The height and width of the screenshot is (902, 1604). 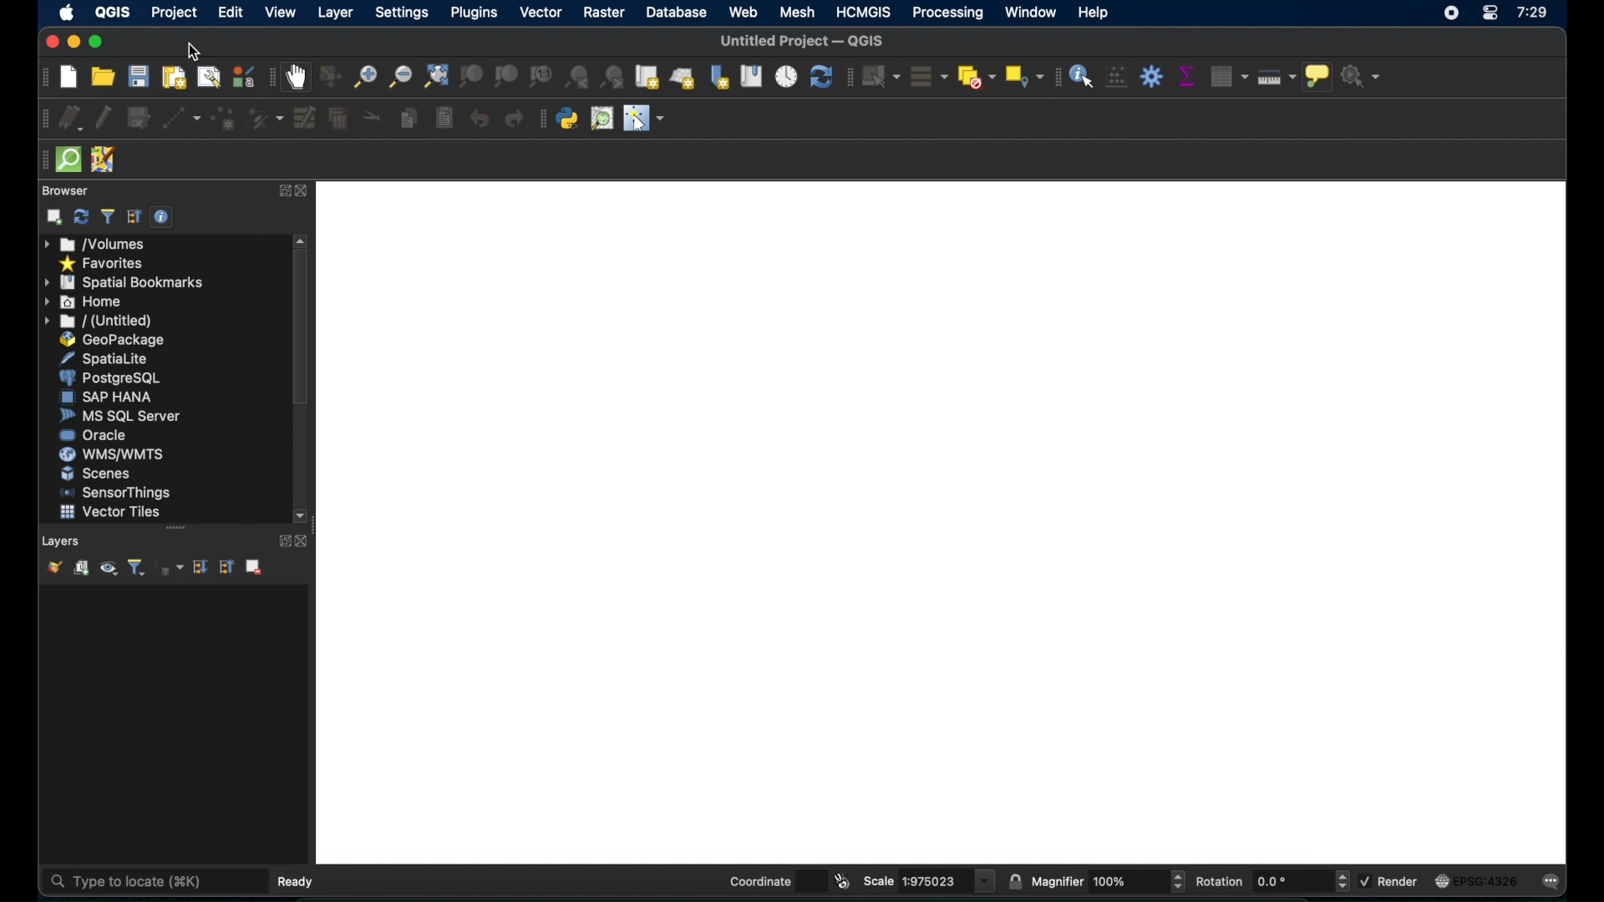 What do you see at coordinates (124, 281) in the screenshot?
I see `spatial bookmarks` at bounding box center [124, 281].